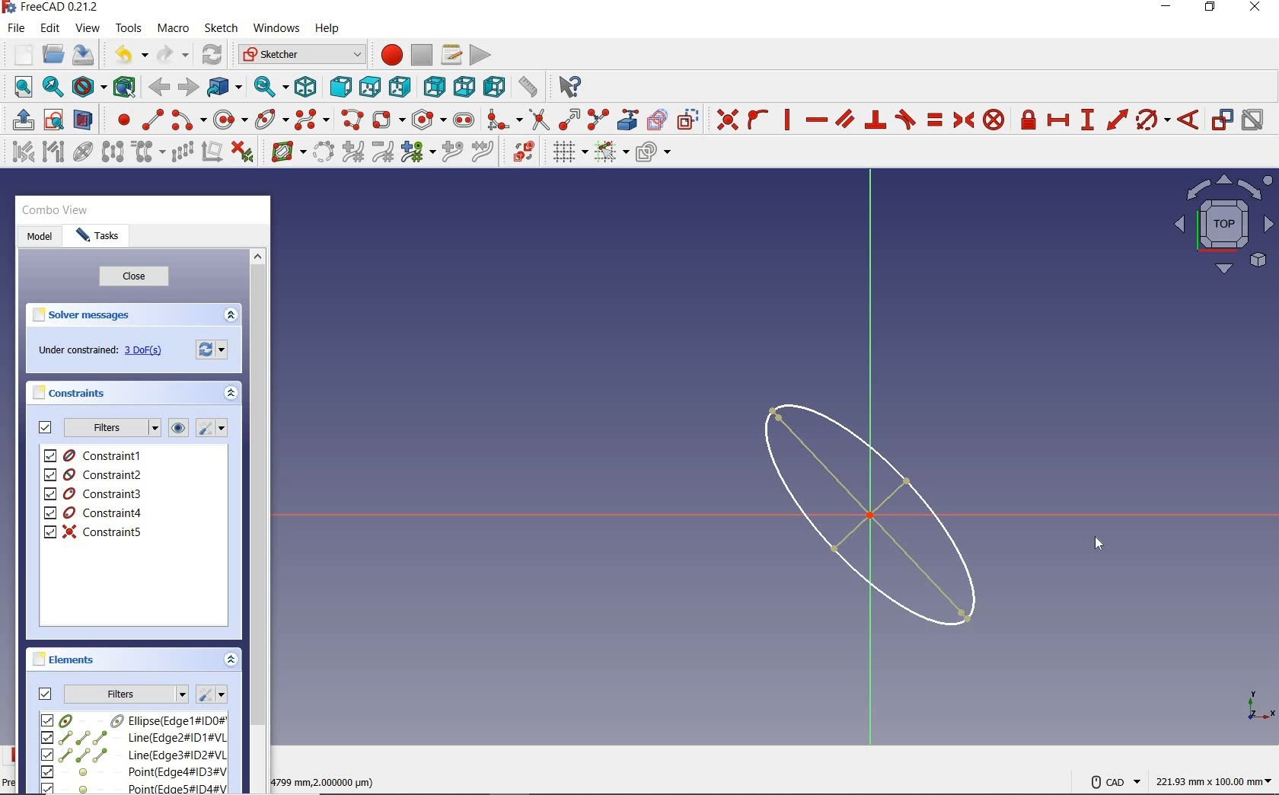 The image size is (1279, 795). I want to click on xyz, so click(1258, 704).